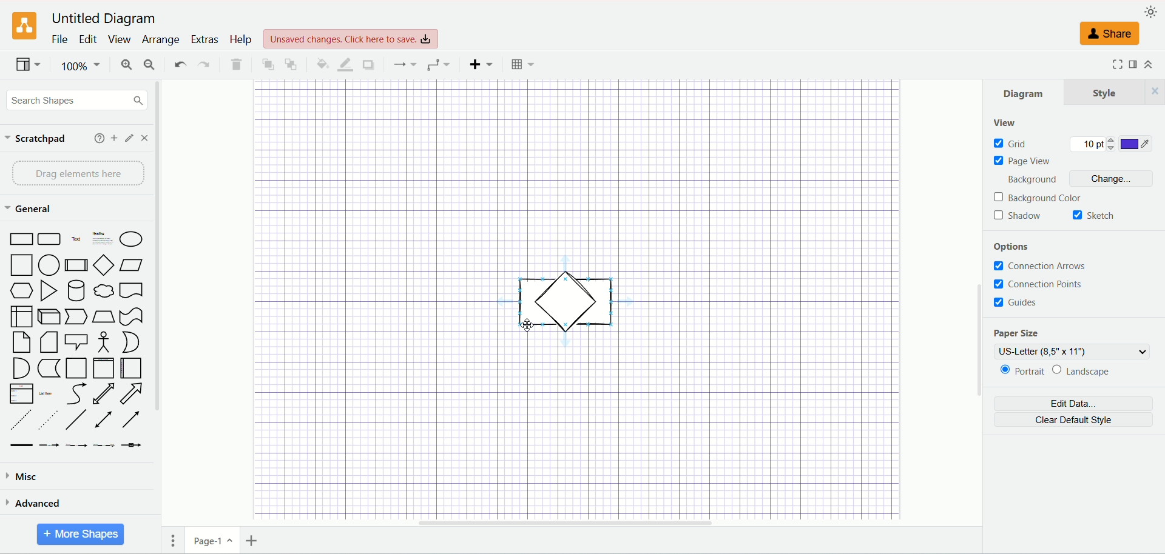 This screenshot has width=1165, height=554. What do you see at coordinates (49, 265) in the screenshot?
I see `Circle` at bounding box center [49, 265].